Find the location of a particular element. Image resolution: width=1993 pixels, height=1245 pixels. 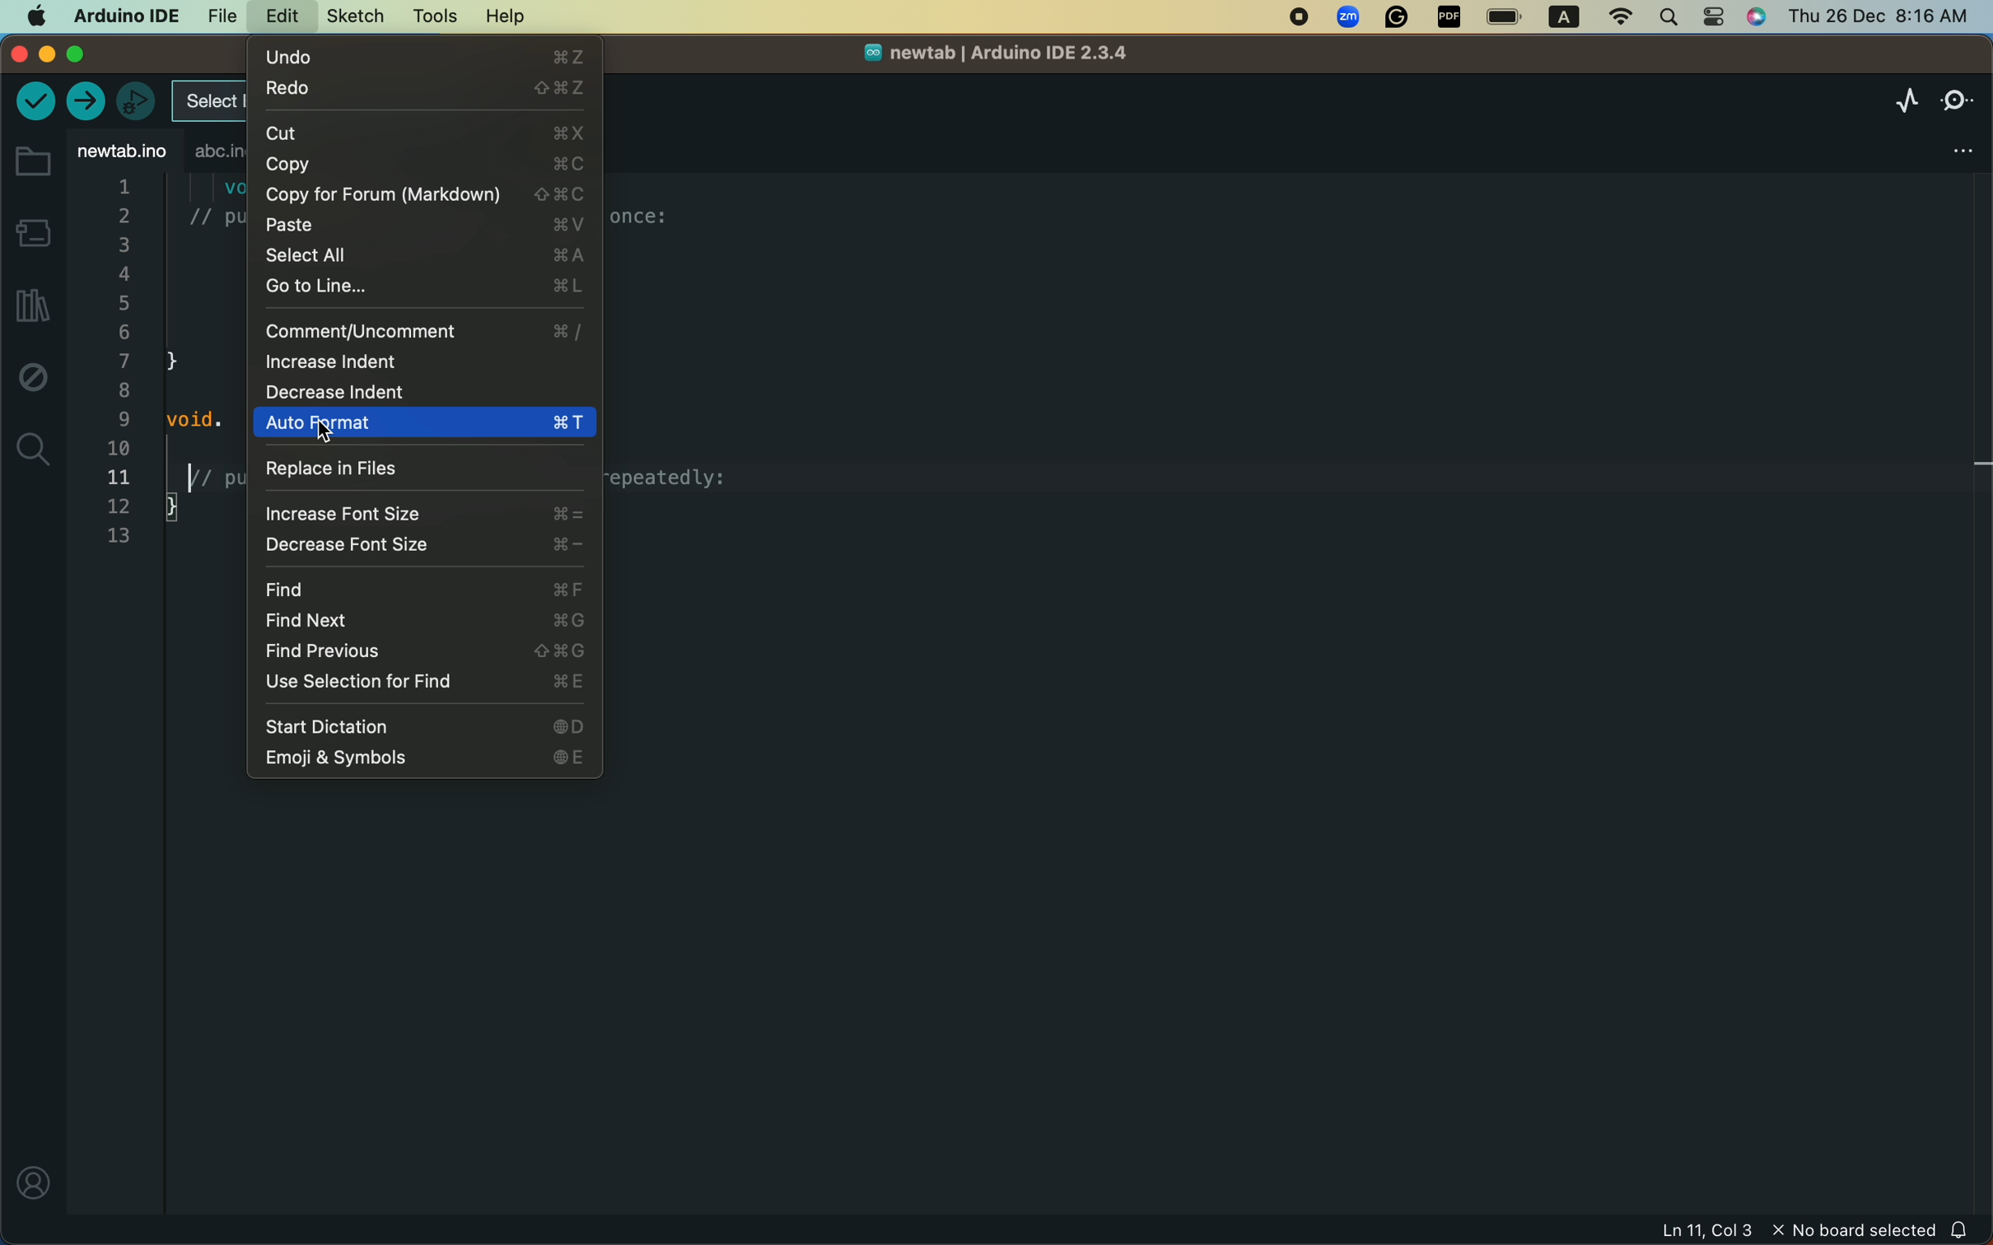

setting is located at coordinates (1715, 17).